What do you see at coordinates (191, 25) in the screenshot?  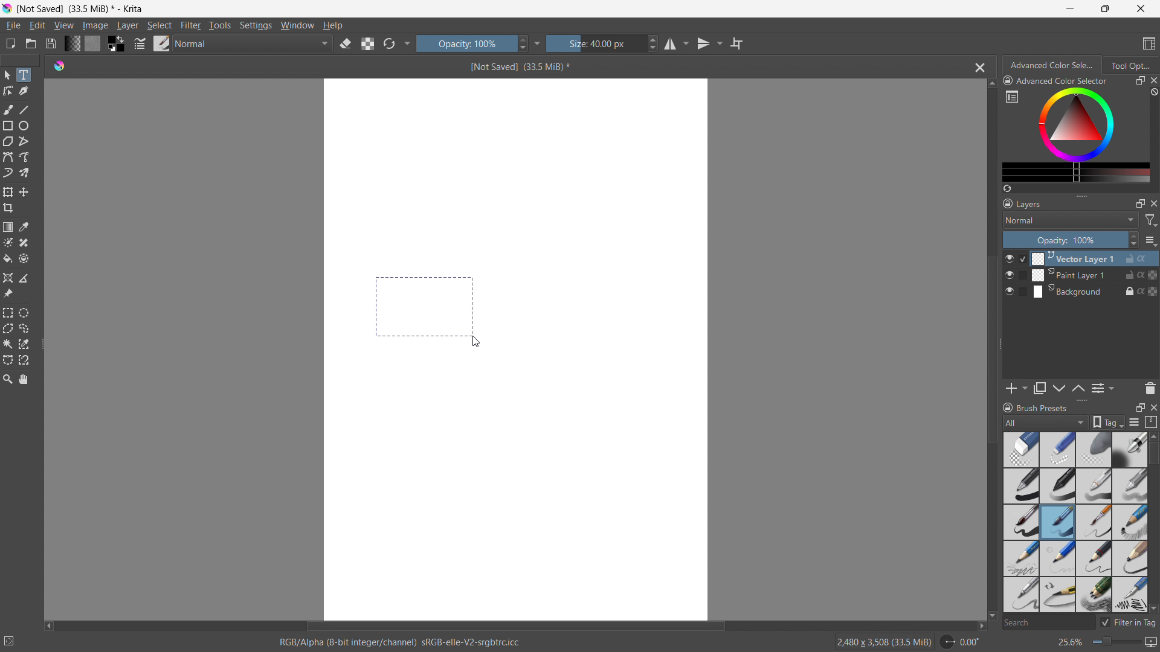 I see `filter` at bounding box center [191, 25].